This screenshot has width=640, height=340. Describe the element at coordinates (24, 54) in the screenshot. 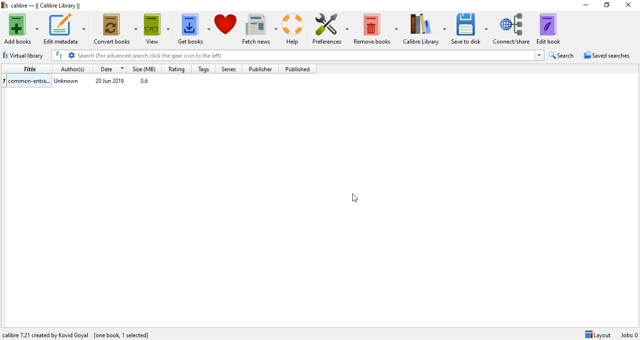

I see `Virtual library` at that location.